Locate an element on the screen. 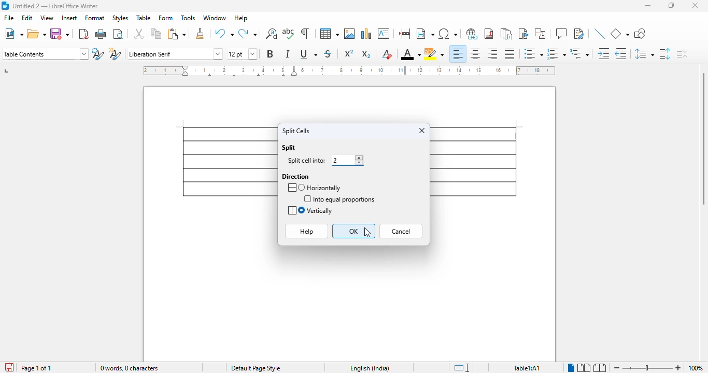 The image size is (708, 373). decrease indent is located at coordinates (620, 53).